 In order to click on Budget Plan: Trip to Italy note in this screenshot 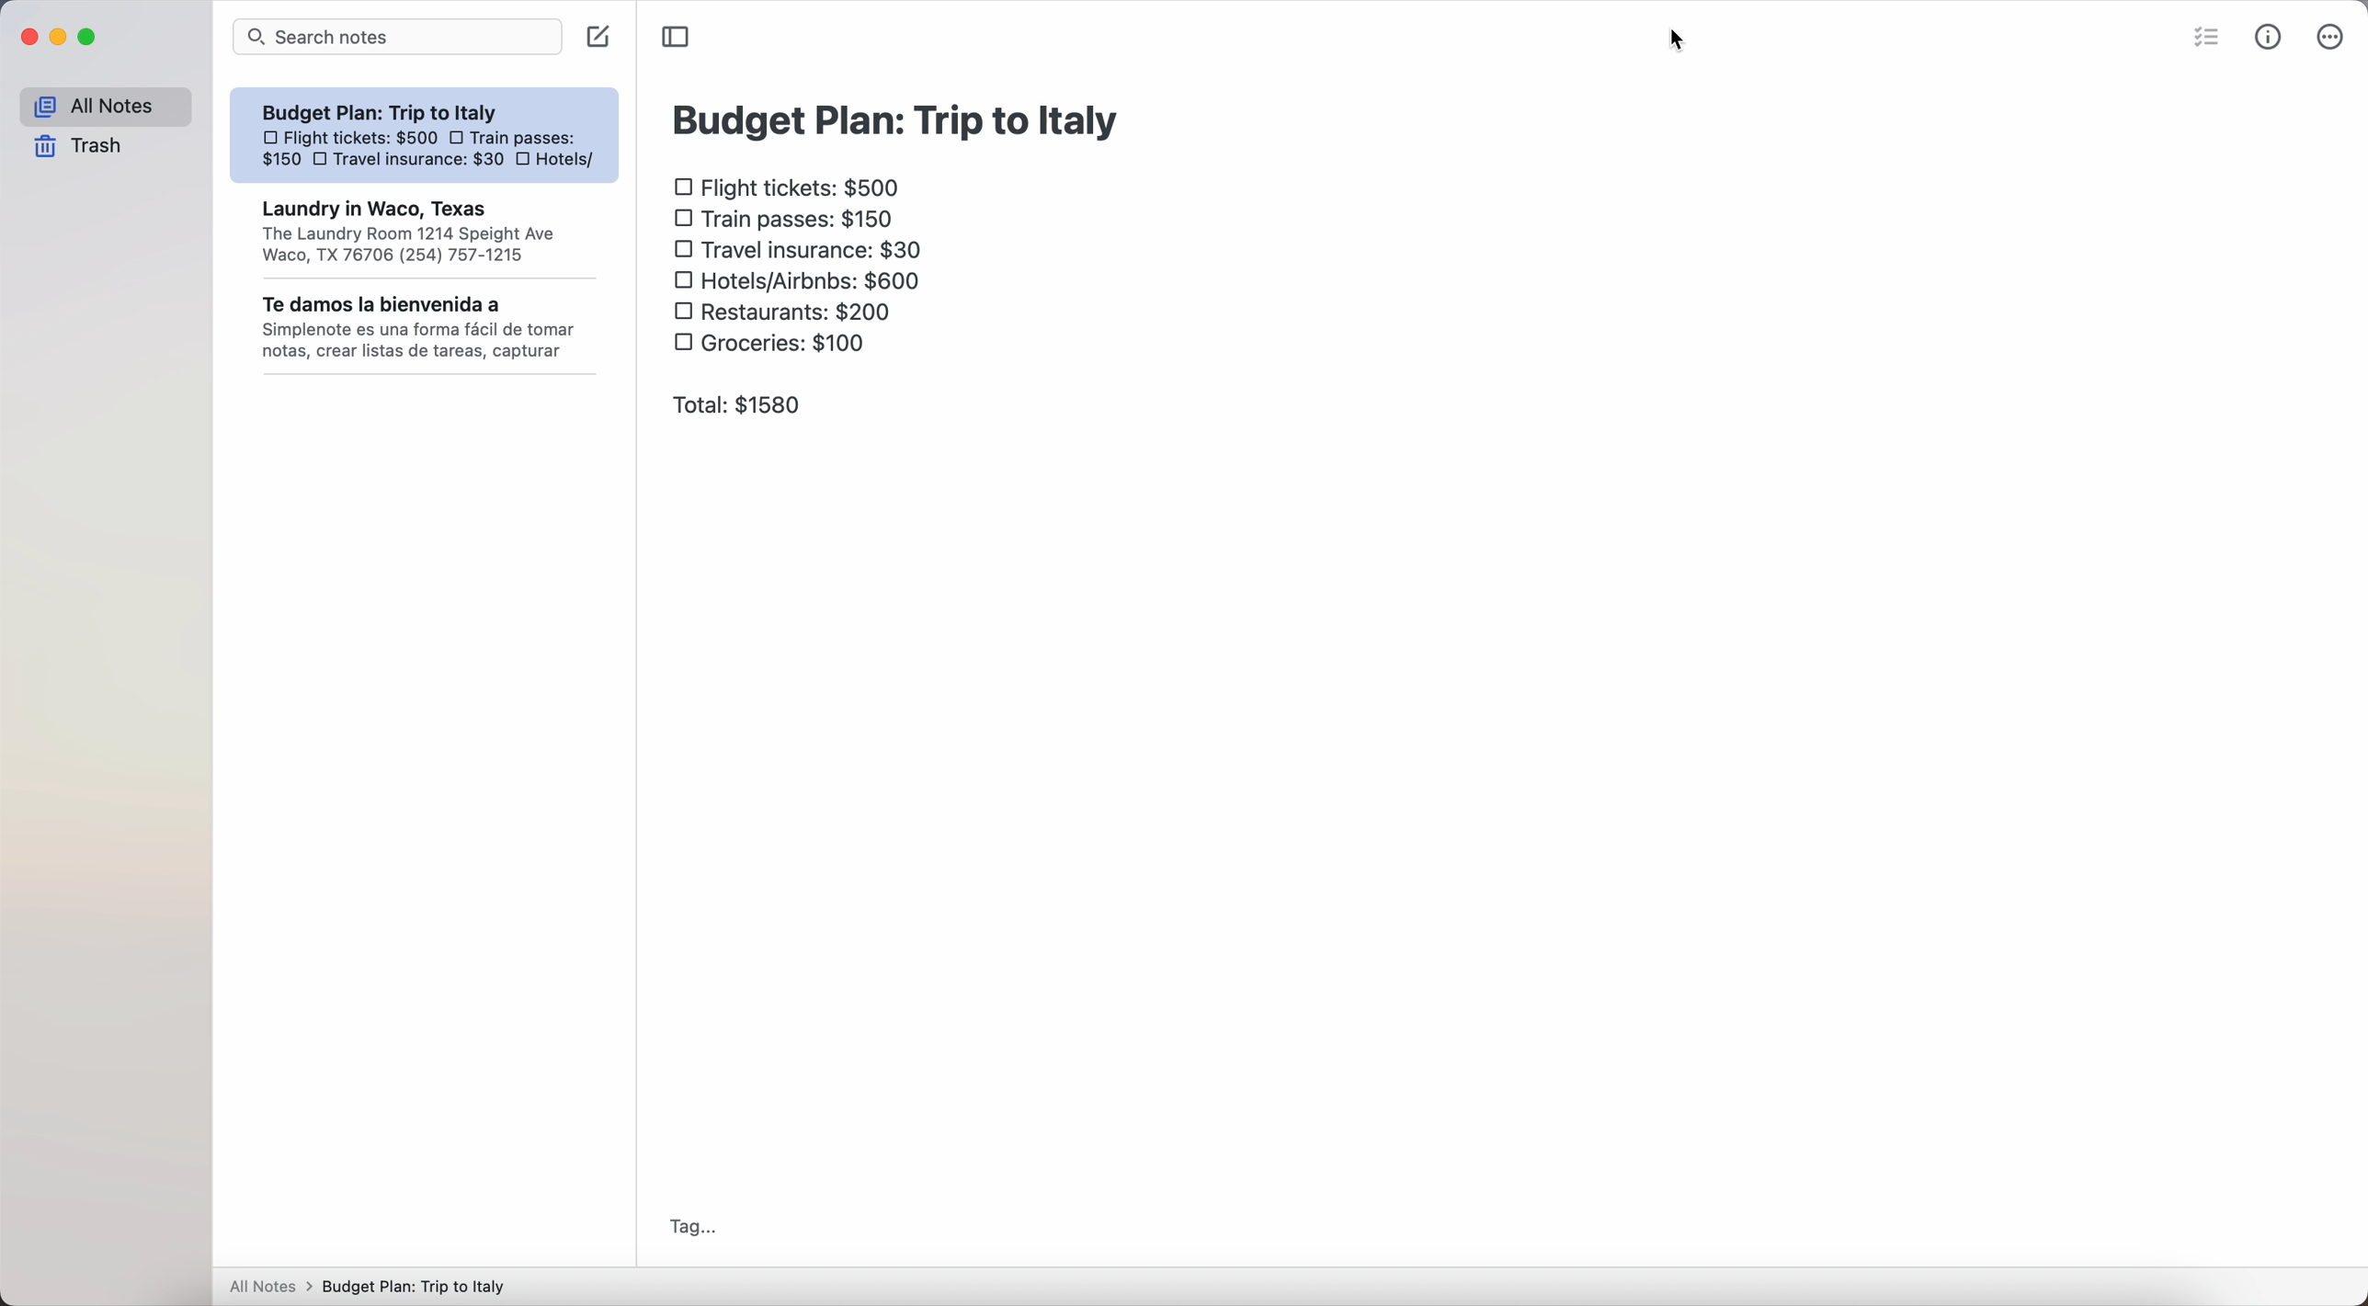, I will do `click(427, 137)`.